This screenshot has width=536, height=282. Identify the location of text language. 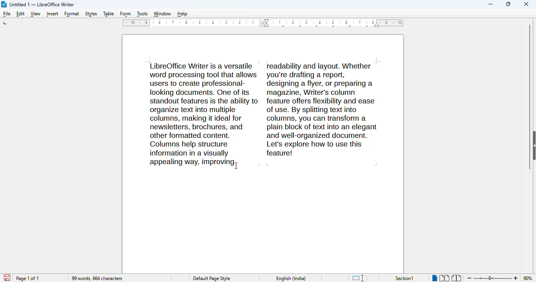
(292, 278).